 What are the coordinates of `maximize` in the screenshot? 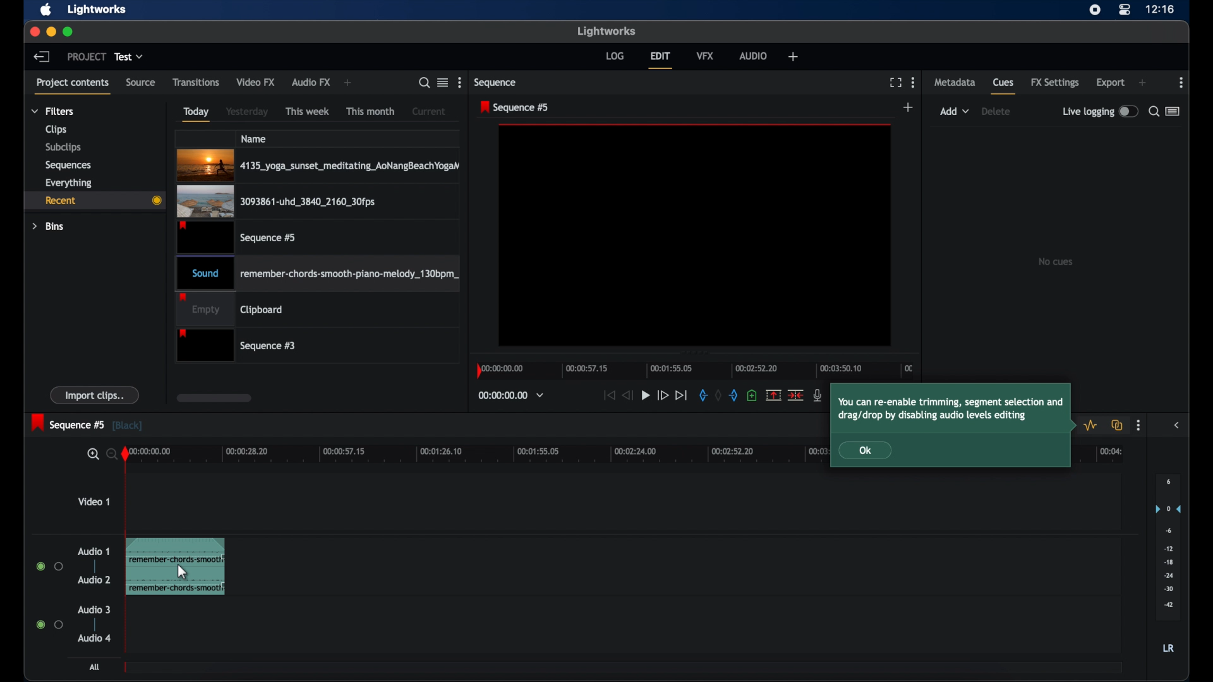 It's located at (69, 32).